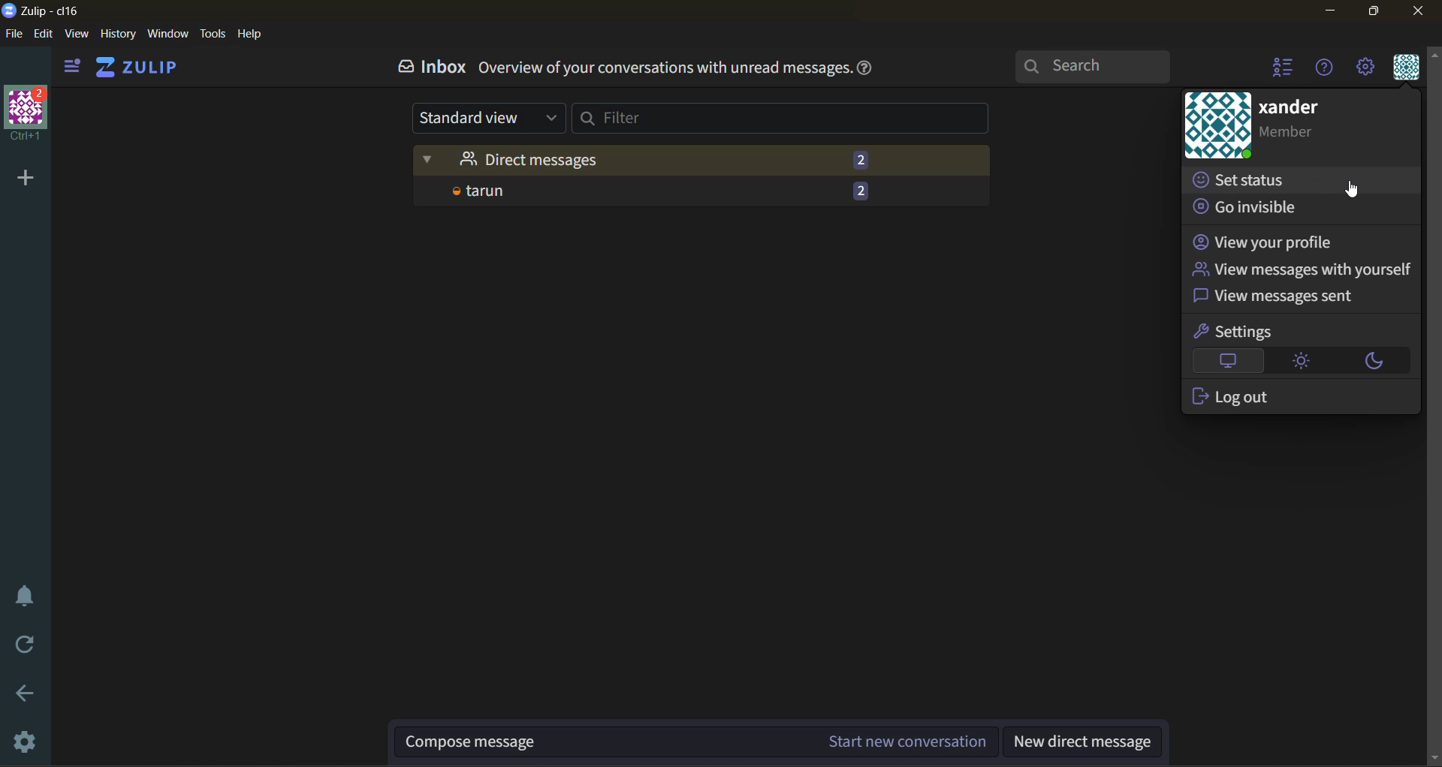  Describe the element at coordinates (692, 191) in the screenshot. I see `tarun` at that location.